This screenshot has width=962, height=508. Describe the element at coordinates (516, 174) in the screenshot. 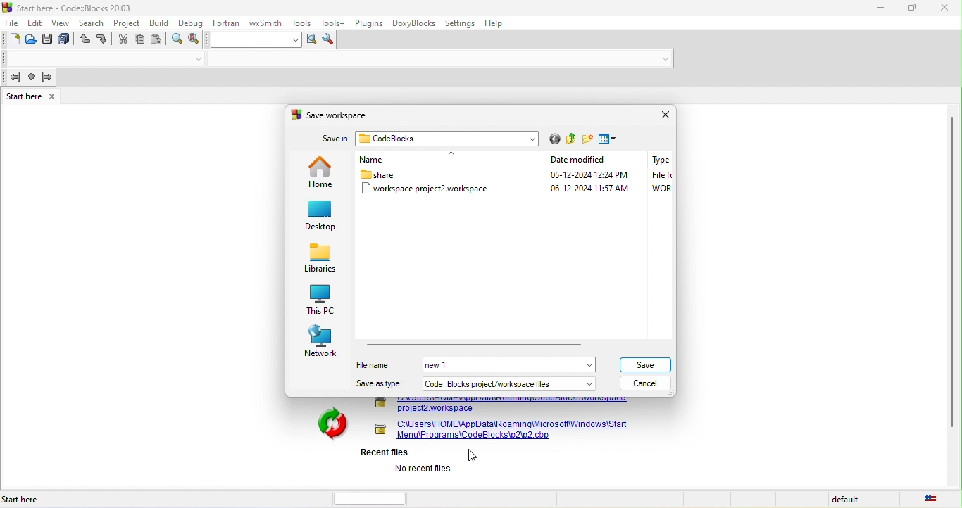

I see `share 05-12-2024 12:24 PM File` at that location.